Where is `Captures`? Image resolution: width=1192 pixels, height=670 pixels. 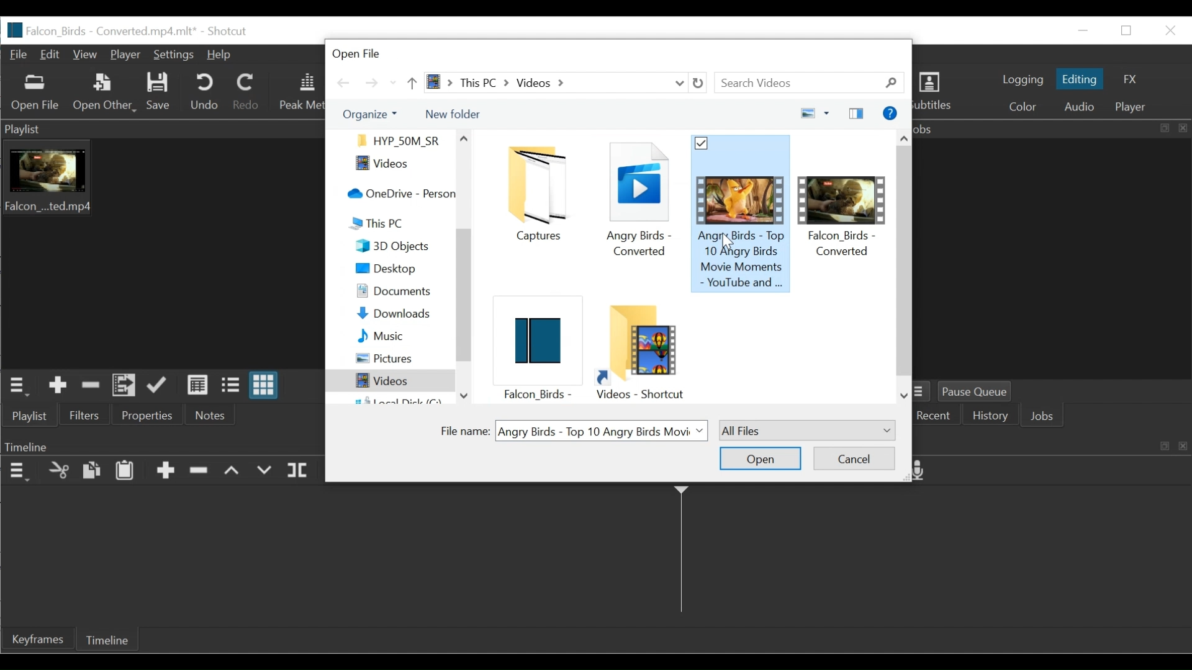 Captures is located at coordinates (542, 194).